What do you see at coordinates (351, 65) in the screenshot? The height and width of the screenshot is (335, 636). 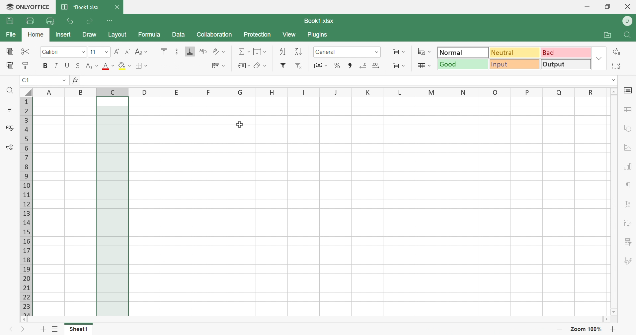 I see `Comma style` at bounding box center [351, 65].